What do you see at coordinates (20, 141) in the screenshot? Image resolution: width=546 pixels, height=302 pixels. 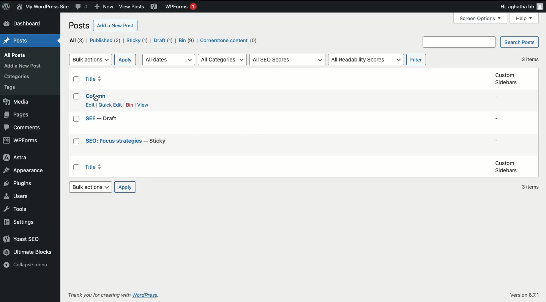 I see `WPForms` at bounding box center [20, 141].